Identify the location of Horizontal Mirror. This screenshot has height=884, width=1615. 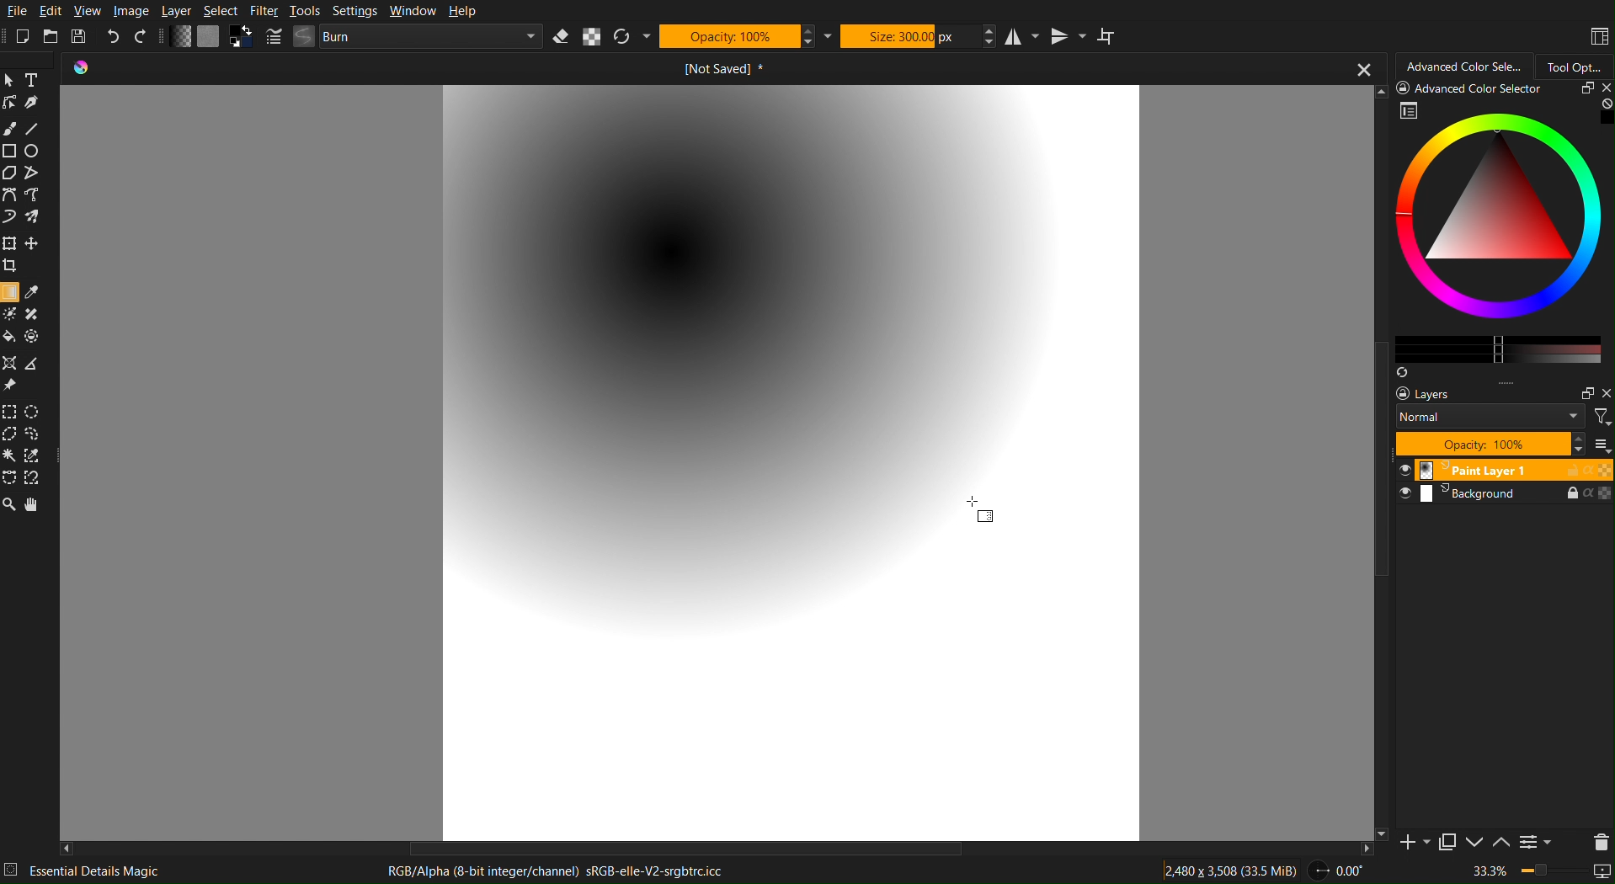
(1021, 35).